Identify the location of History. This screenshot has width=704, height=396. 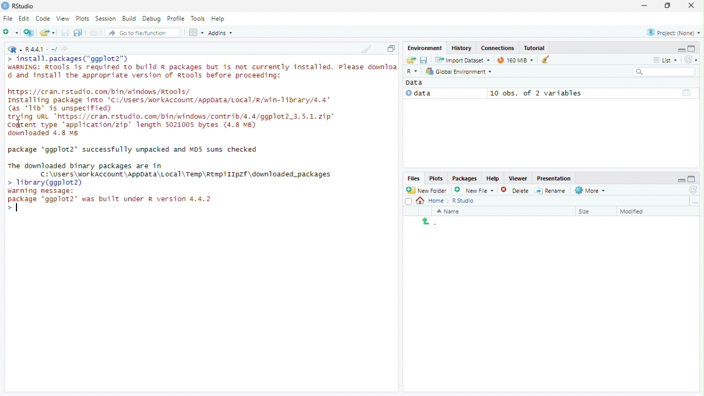
(460, 48).